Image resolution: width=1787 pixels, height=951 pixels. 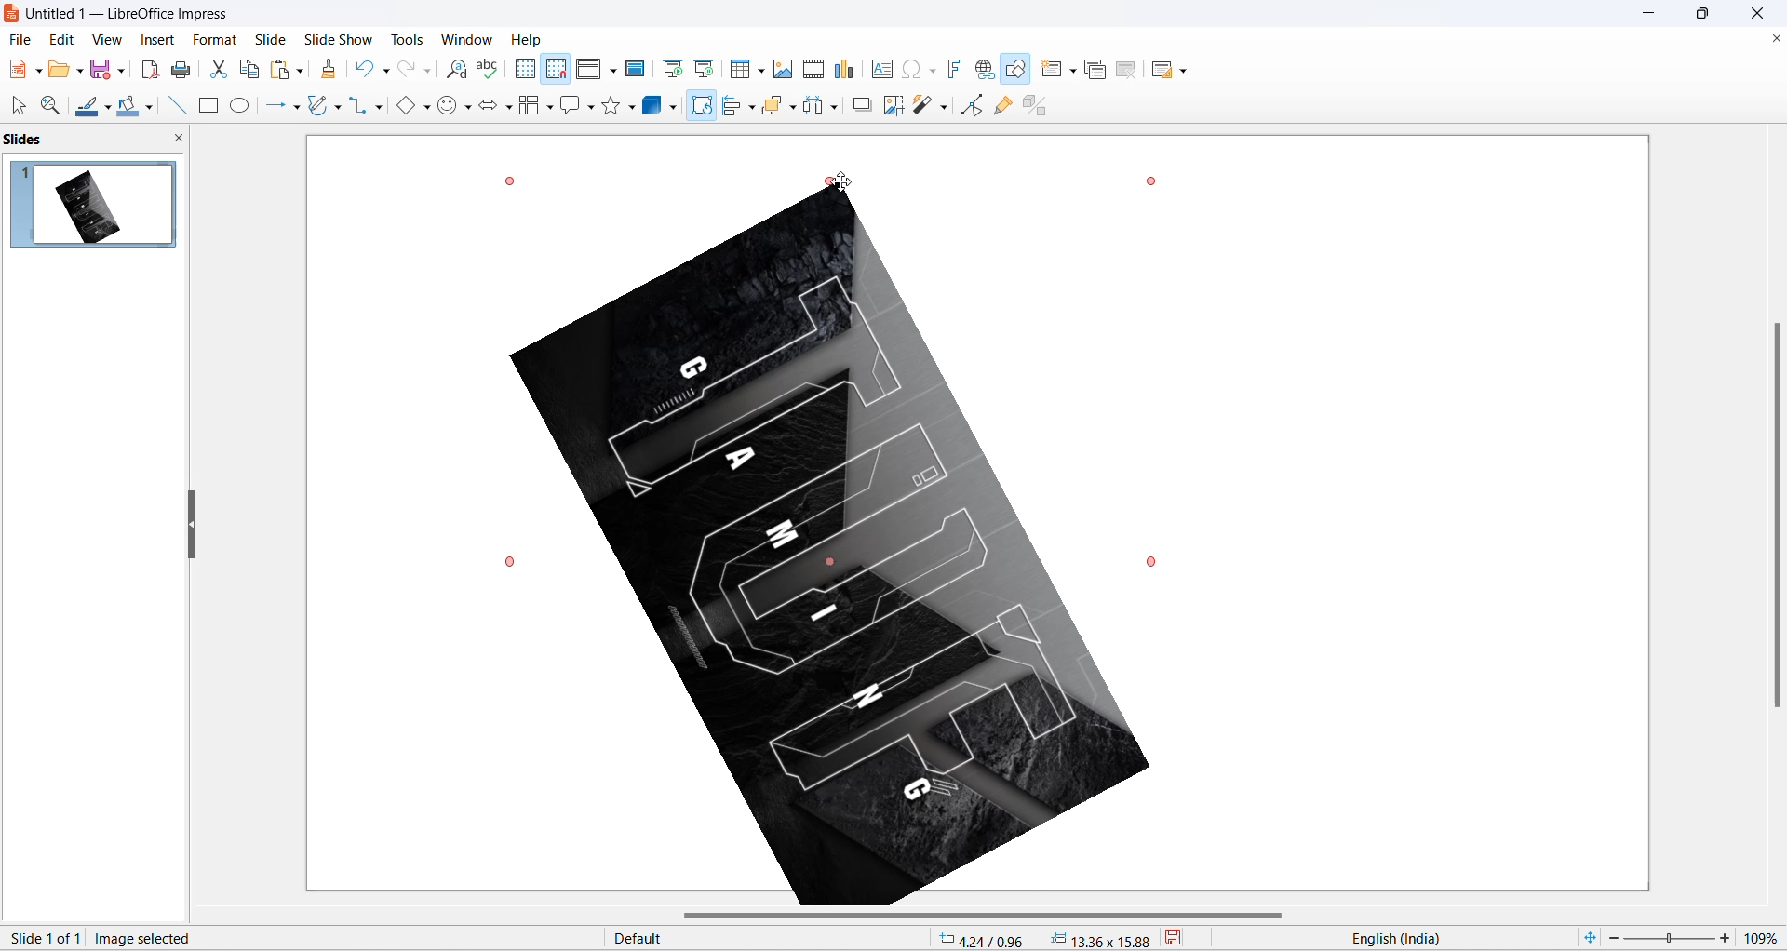 I want to click on image selection markup, so click(x=1151, y=559).